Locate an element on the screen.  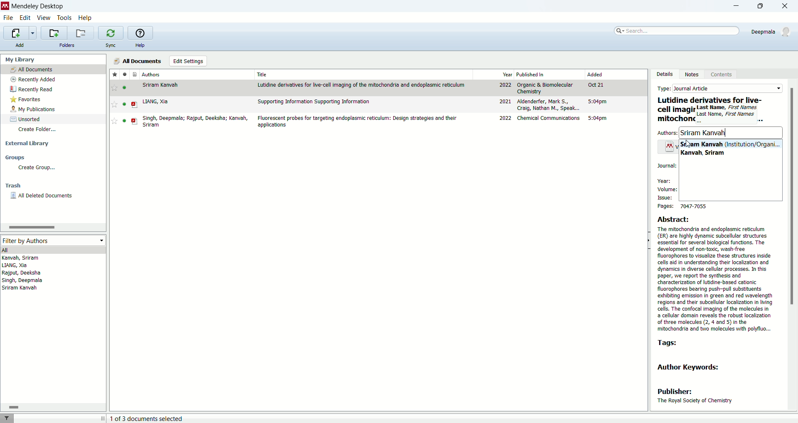
year is located at coordinates (505, 74).